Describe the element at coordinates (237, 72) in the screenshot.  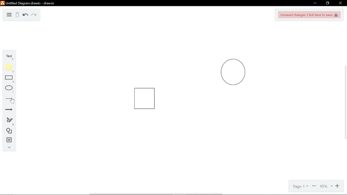
I see `Circle` at that location.